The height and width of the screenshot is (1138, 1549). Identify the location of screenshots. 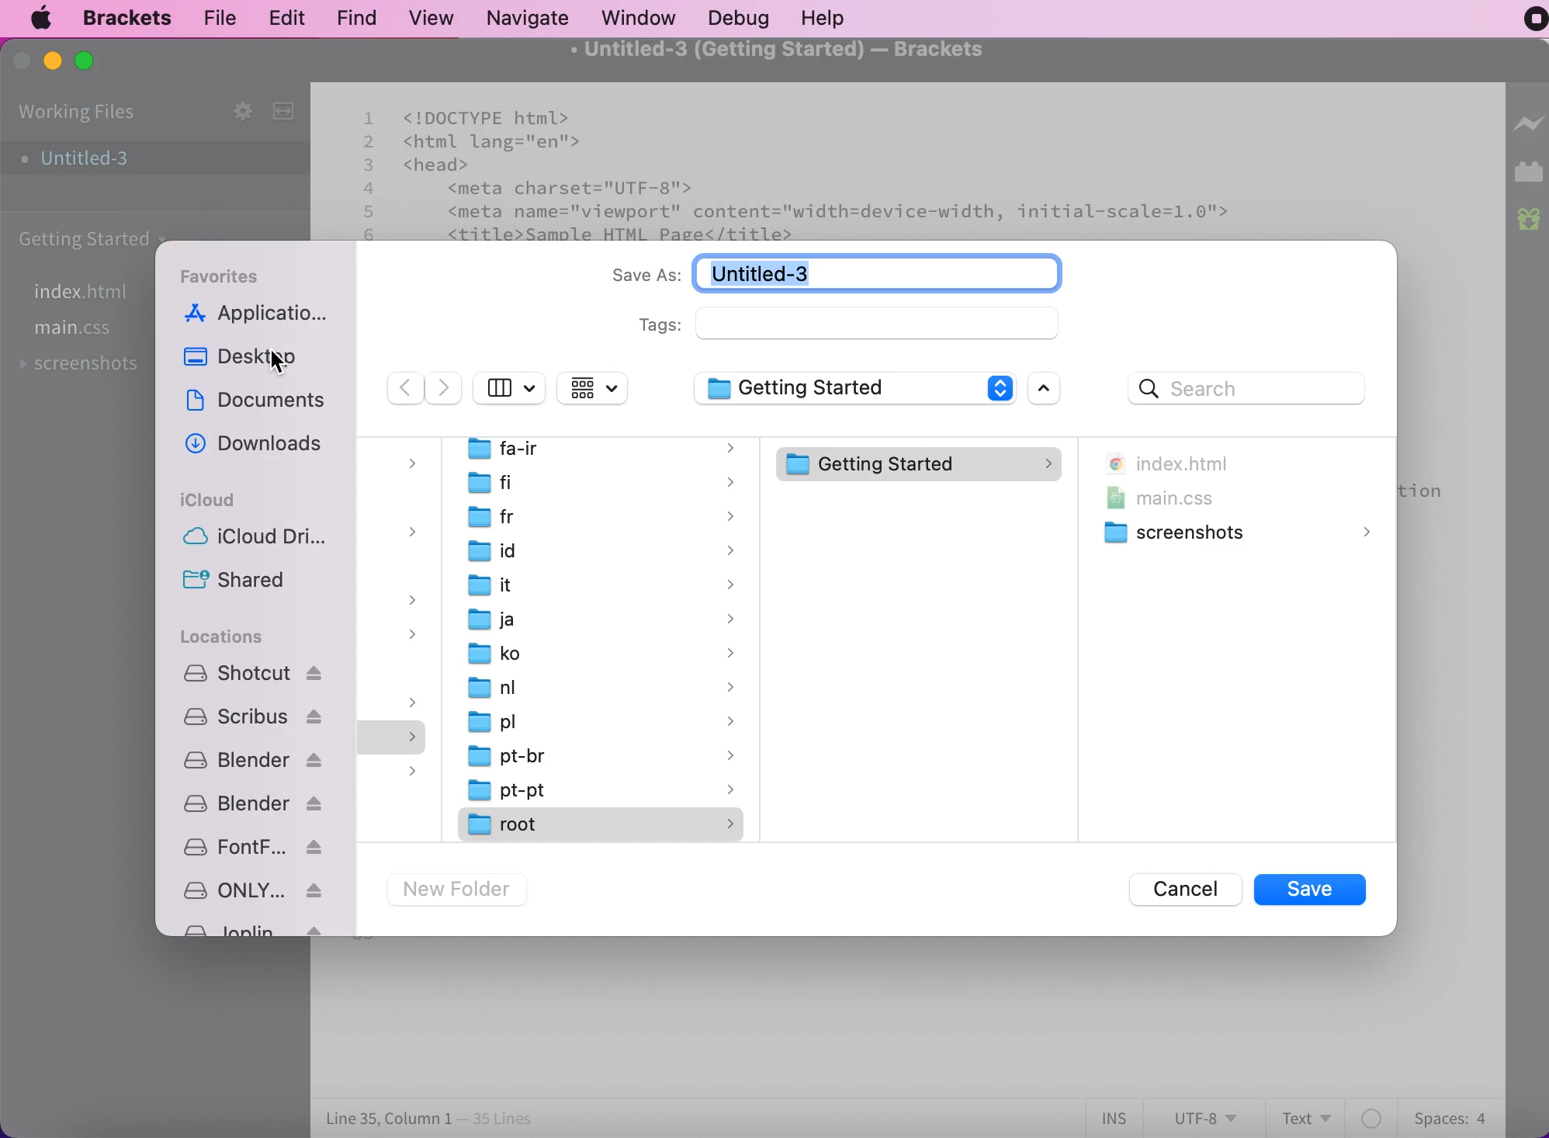
(1239, 532).